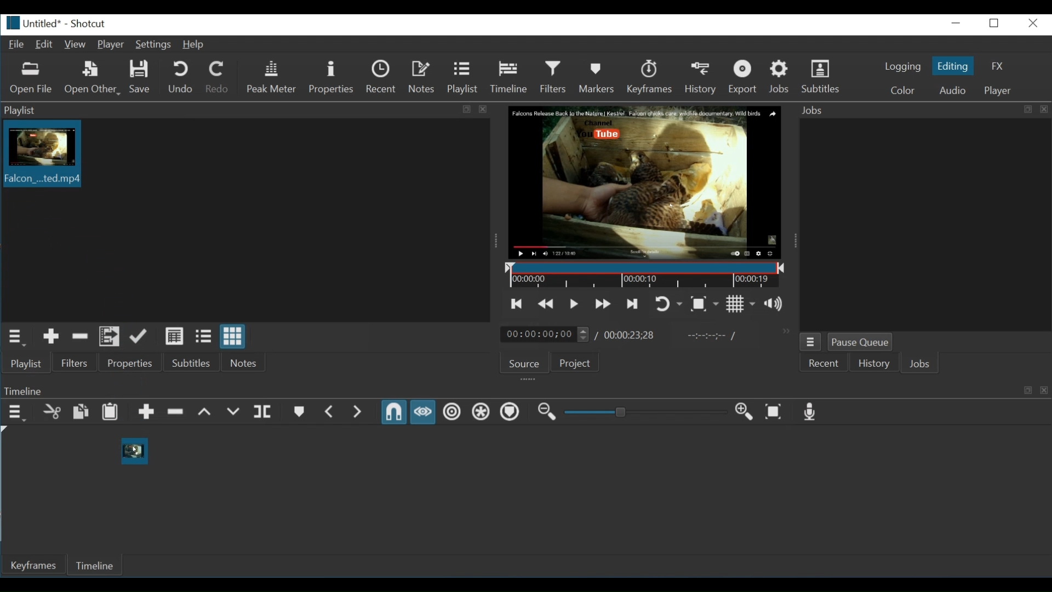  I want to click on Notes, so click(422, 77).